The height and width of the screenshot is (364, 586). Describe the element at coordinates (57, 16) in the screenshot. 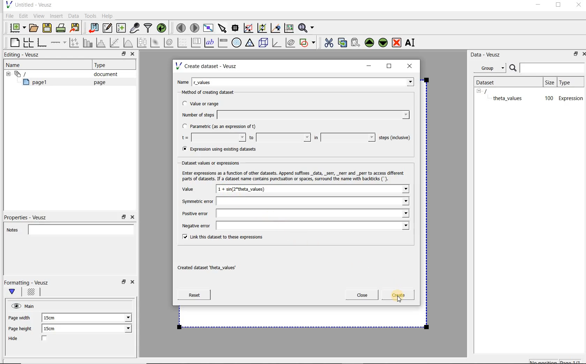

I see `Insert` at that location.